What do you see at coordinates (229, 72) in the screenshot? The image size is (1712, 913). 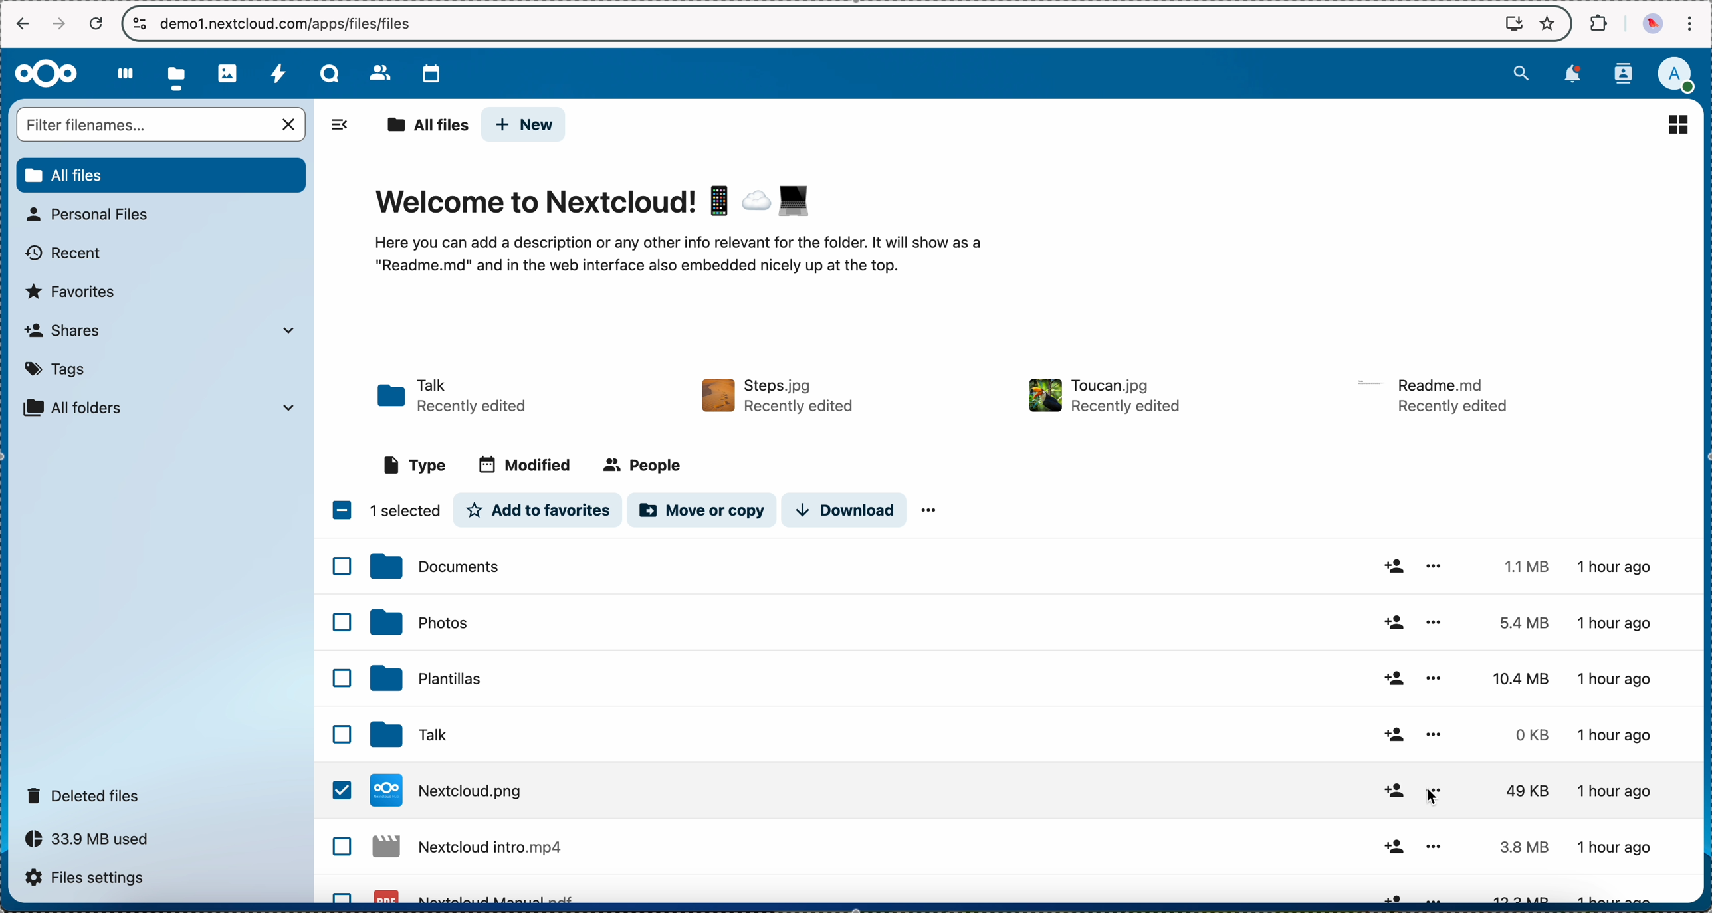 I see `photos` at bounding box center [229, 72].